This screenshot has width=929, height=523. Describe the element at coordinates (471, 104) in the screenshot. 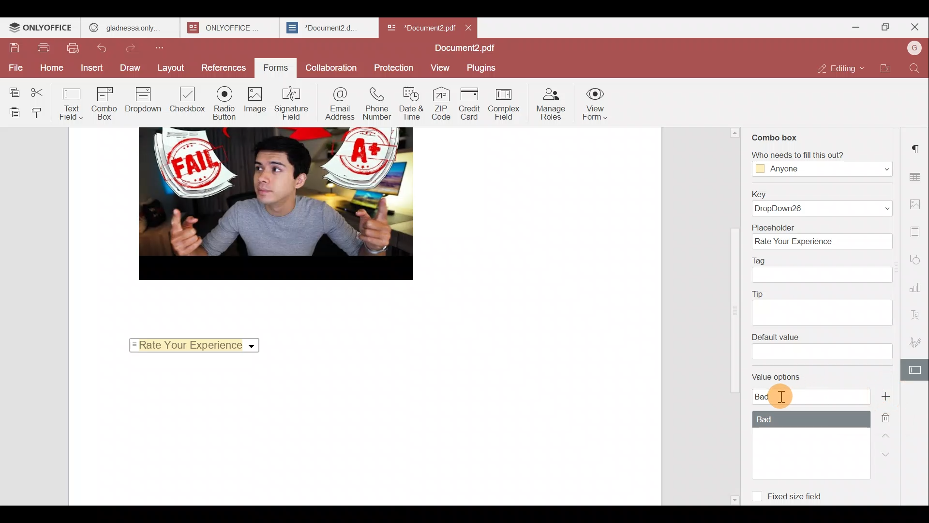

I see `Credit card` at that location.